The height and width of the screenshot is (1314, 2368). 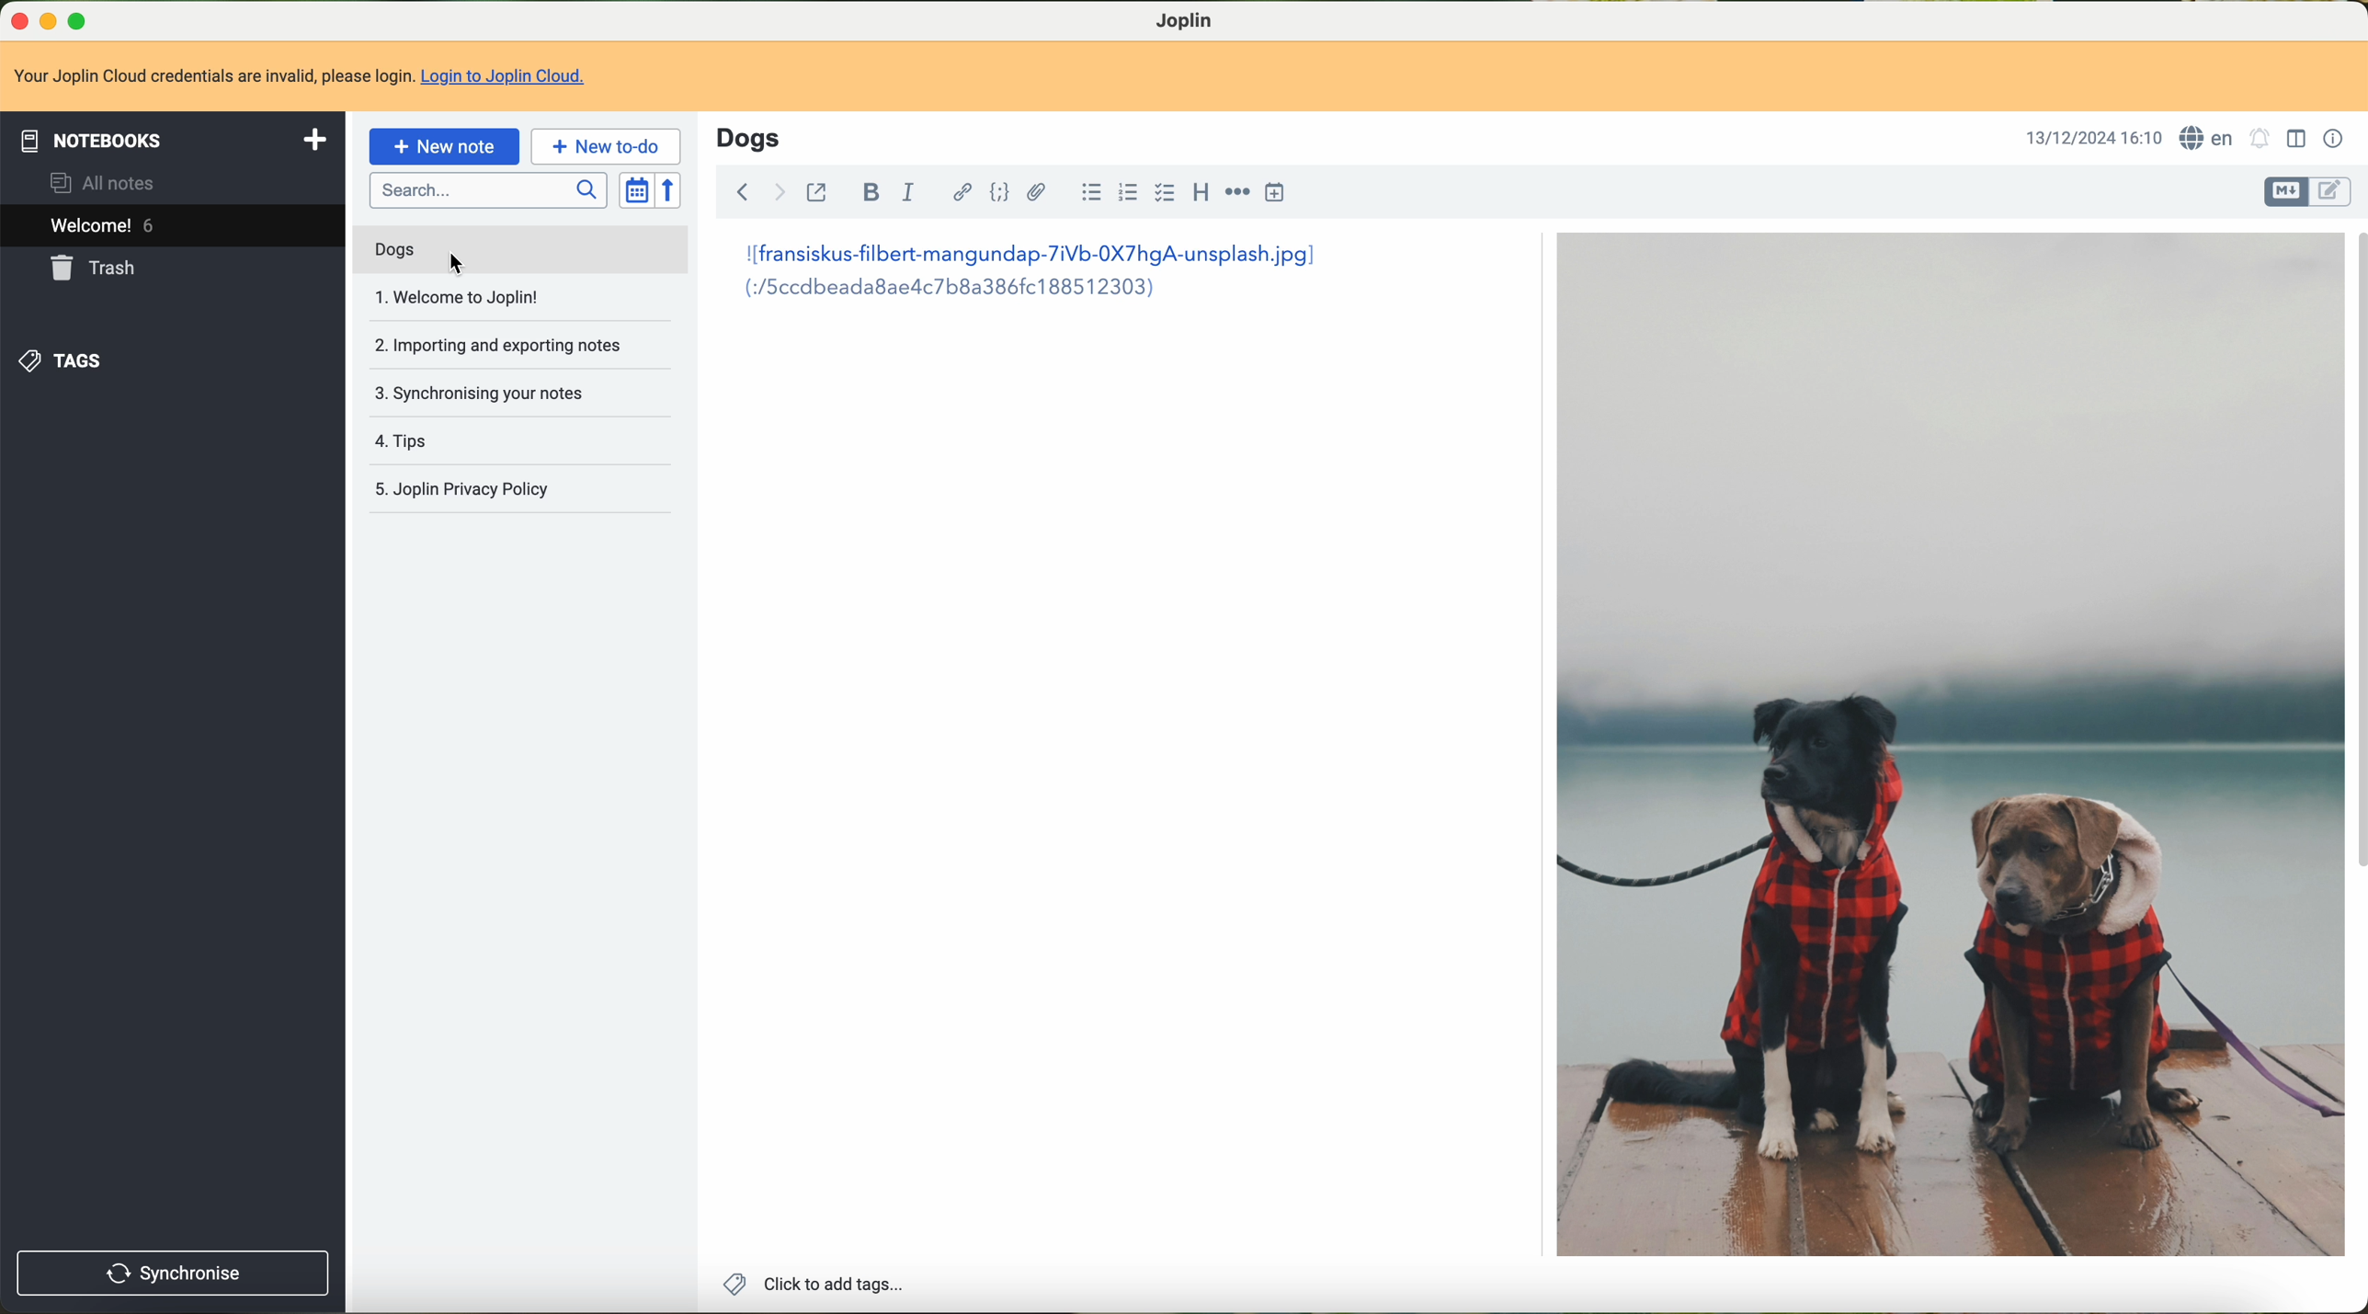 What do you see at coordinates (672, 191) in the screenshot?
I see `reverse sort order` at bounding box center [672, 191].